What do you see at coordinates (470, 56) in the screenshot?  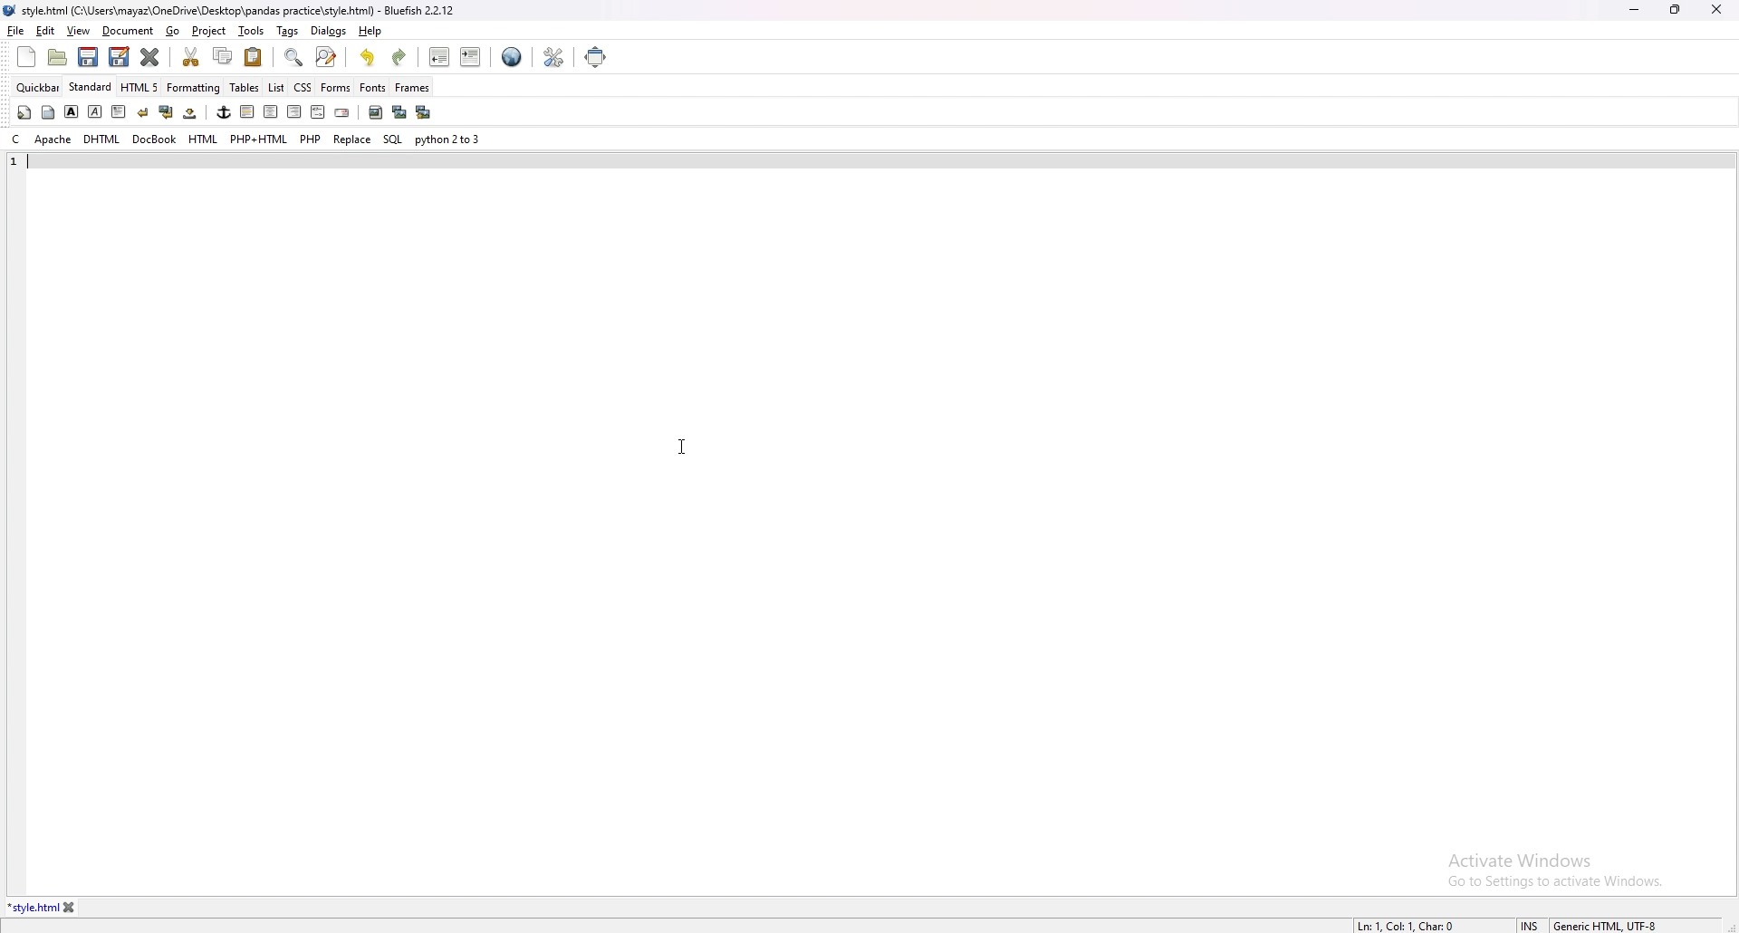 I see `indent` at bounding box center [470, 56].